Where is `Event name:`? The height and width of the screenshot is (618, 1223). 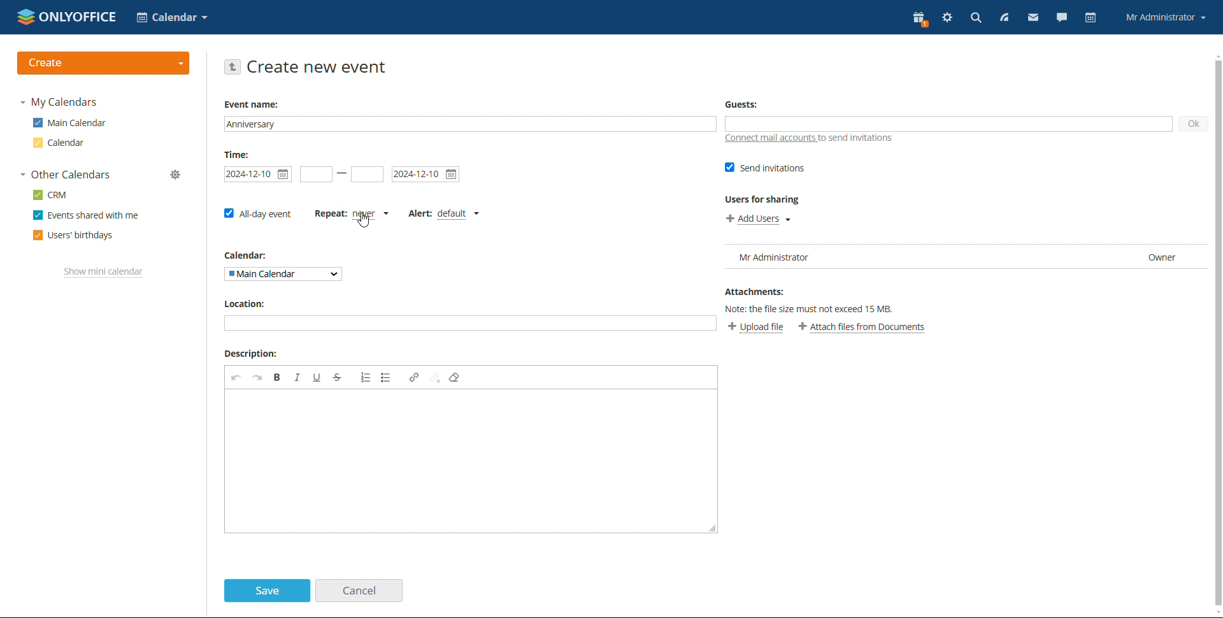 Event name: is located at coordinates (250, 104).